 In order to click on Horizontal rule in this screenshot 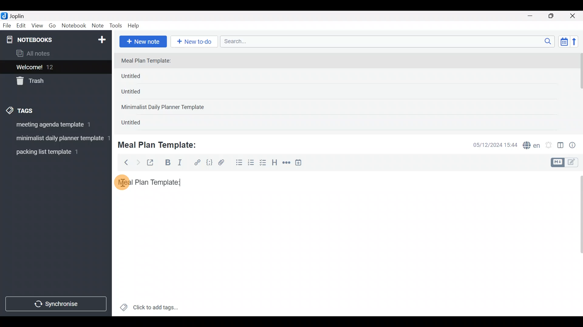, I will do `click(286, 163)`.